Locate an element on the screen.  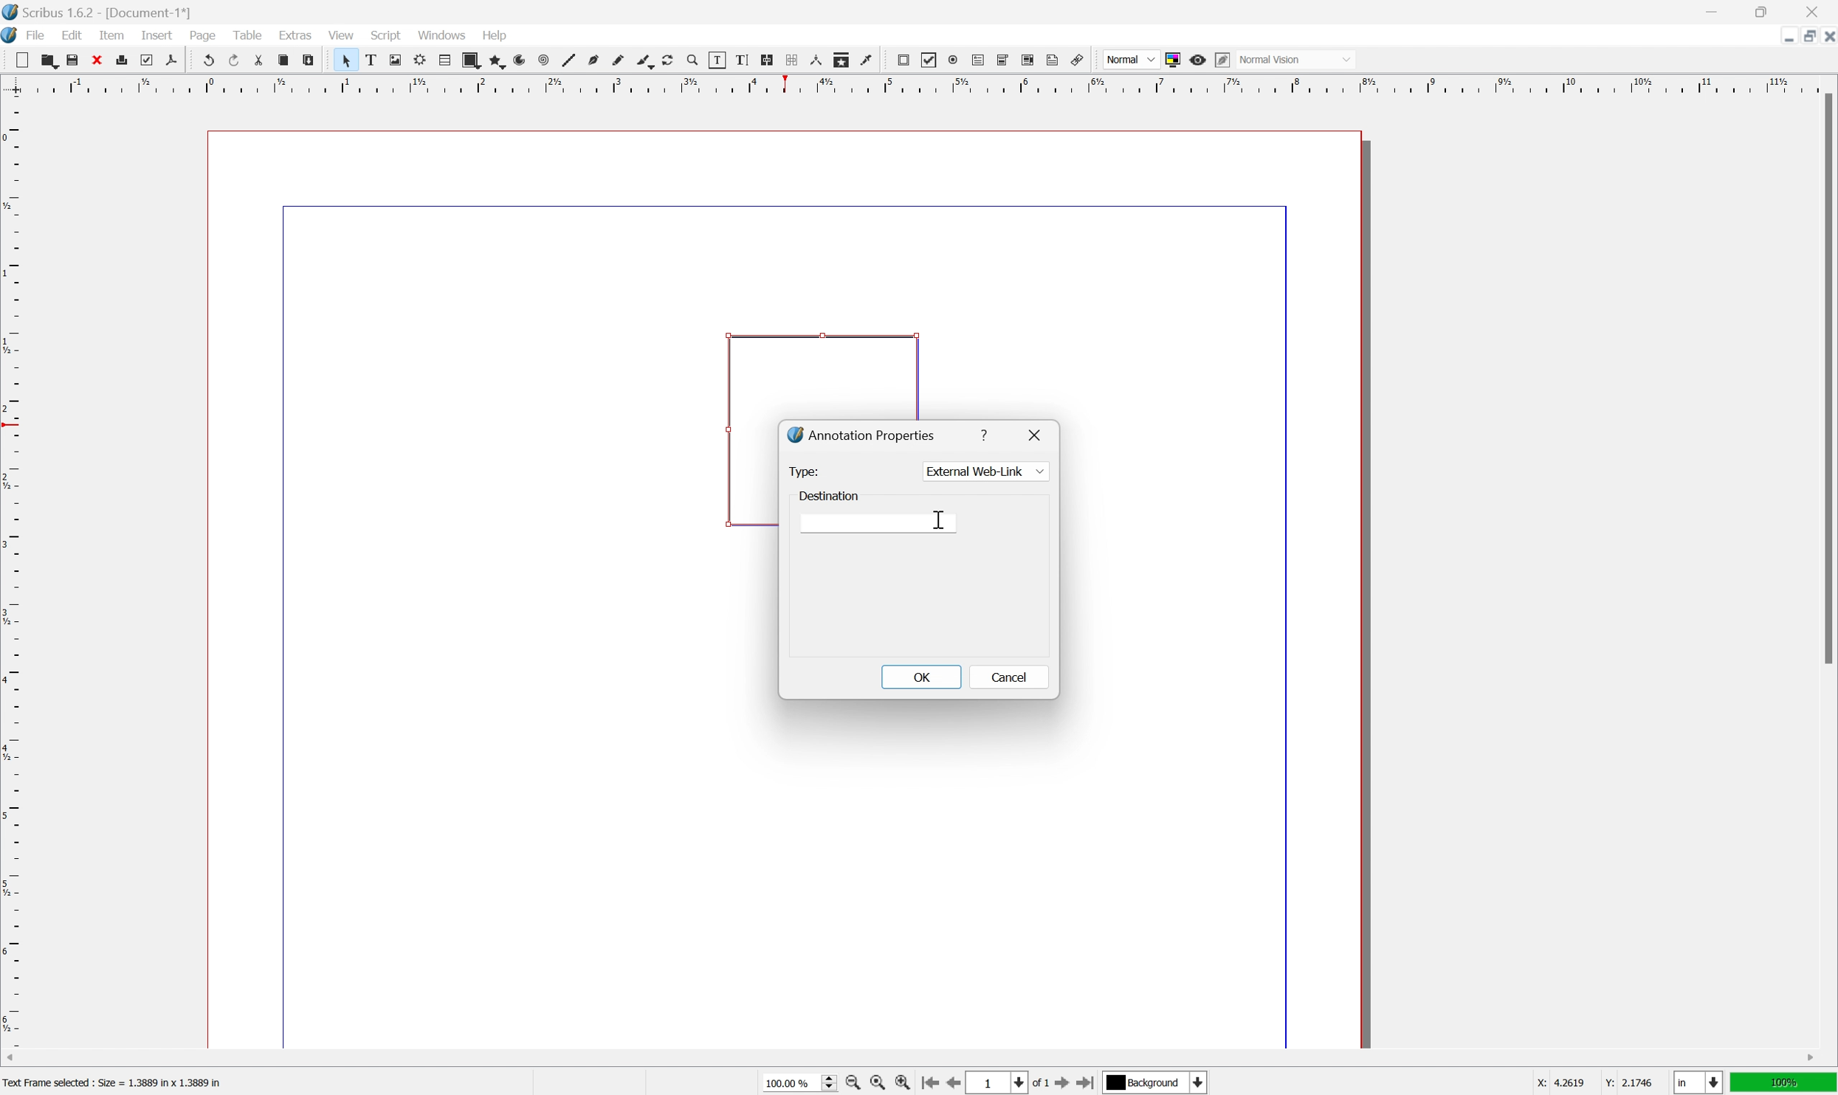
ruler is located at coordinates (917, 84).